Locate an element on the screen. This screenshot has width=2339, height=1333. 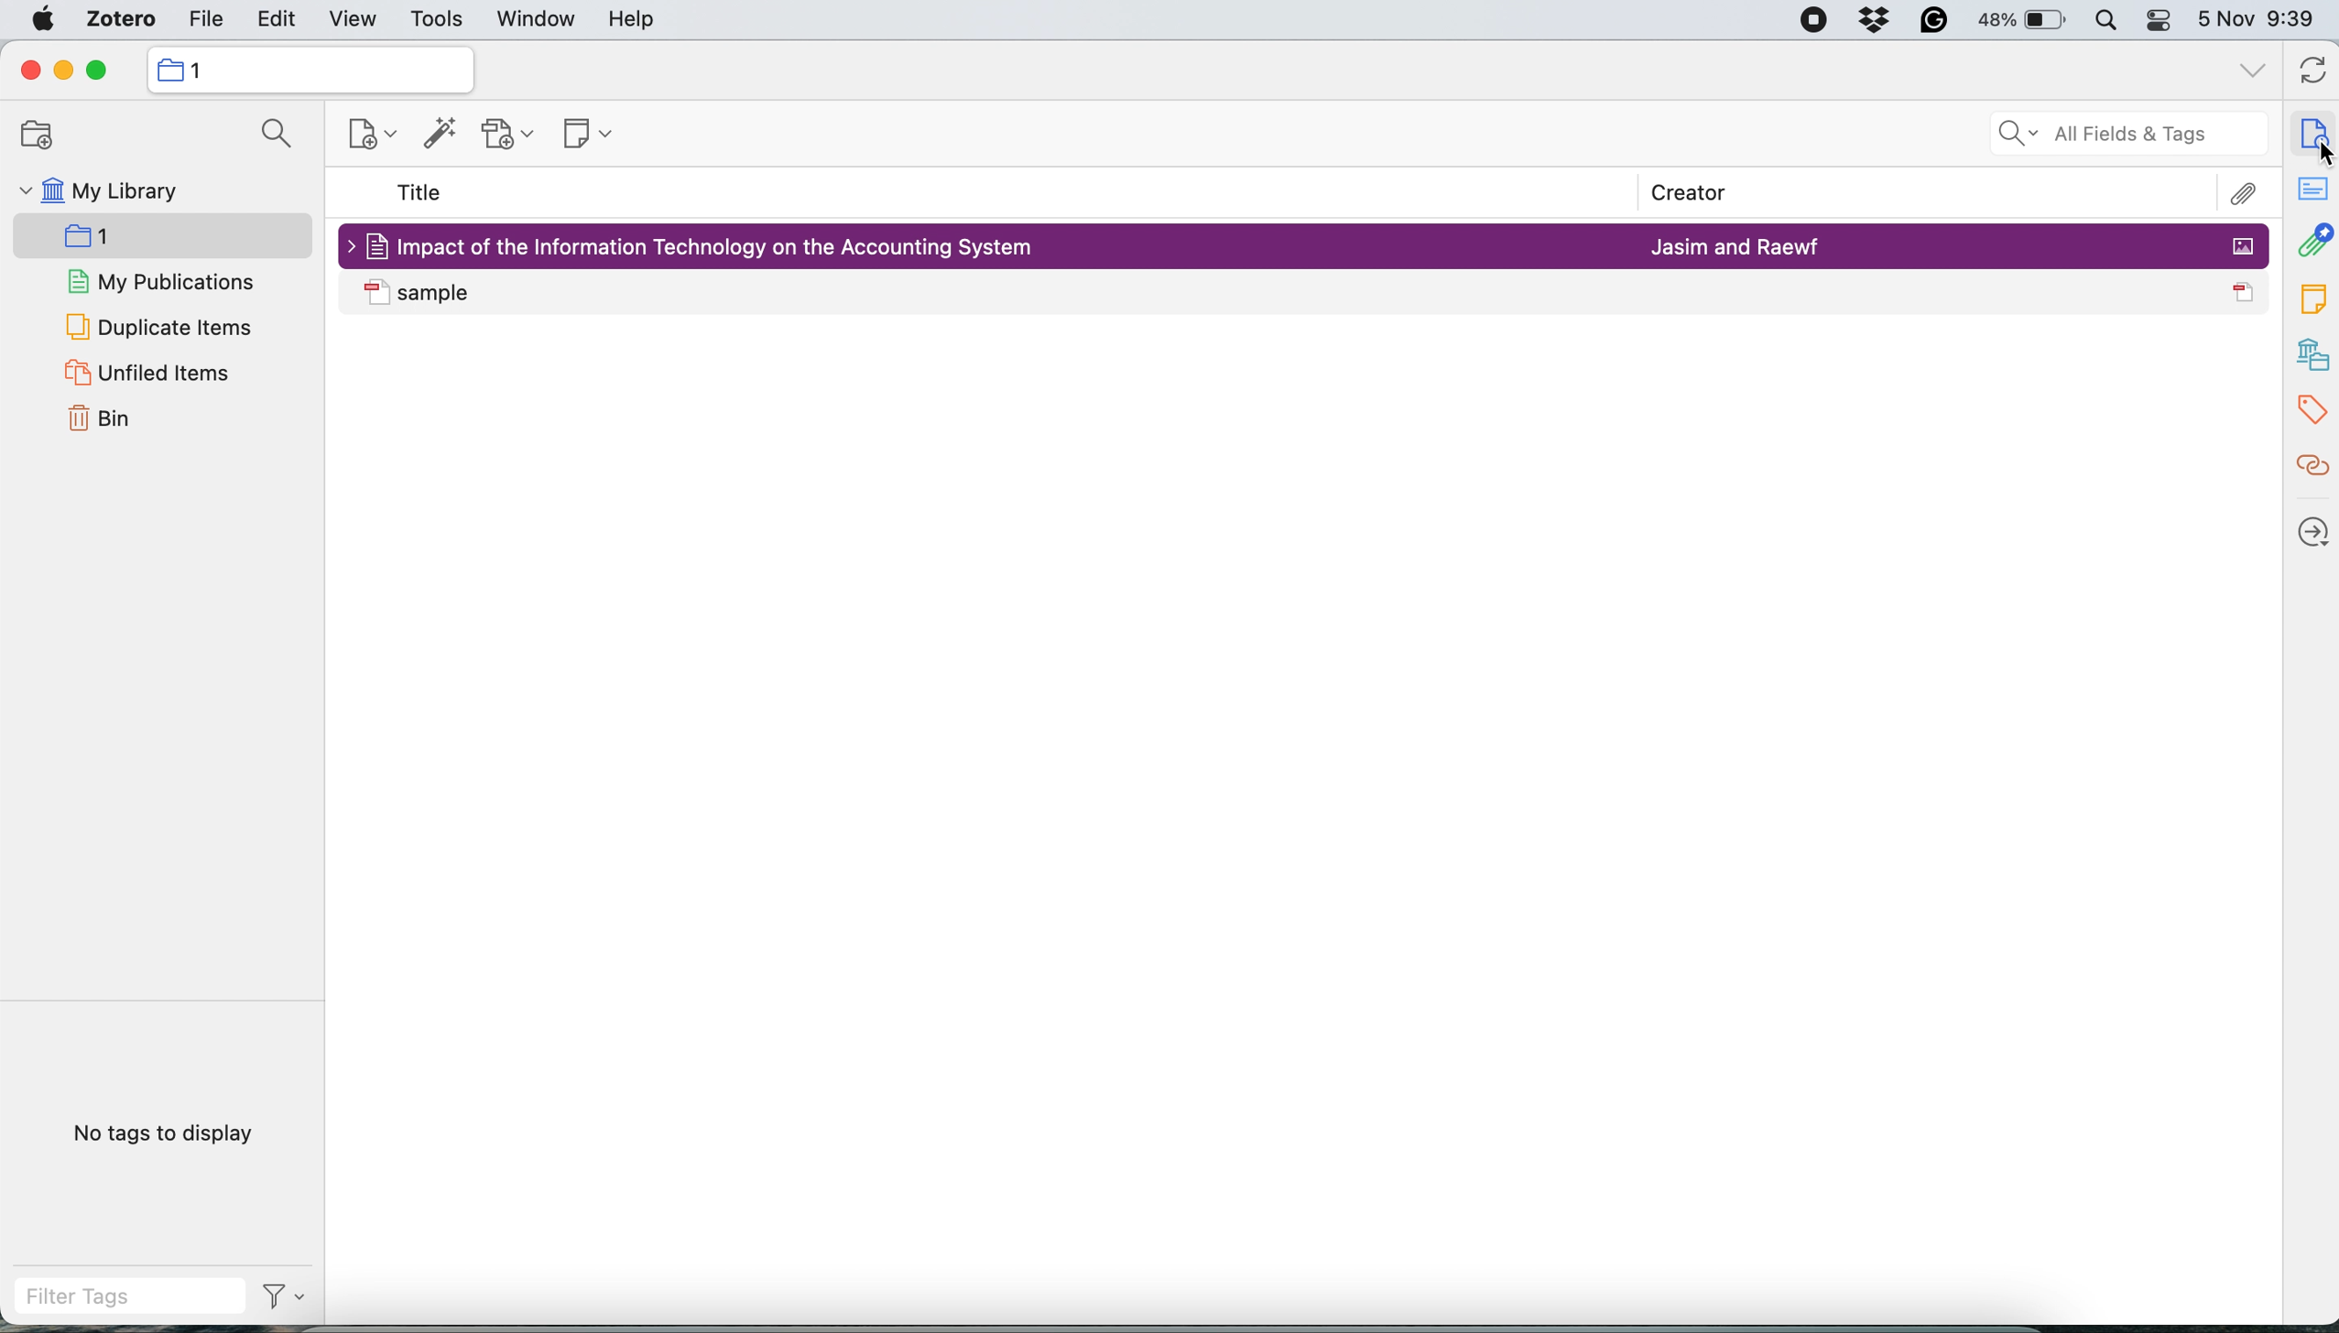
Jasim and Raewf is located at coordinates (1735, 248).